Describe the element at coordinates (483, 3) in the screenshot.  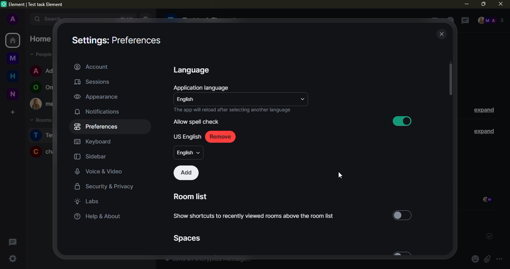
I see `maximize` at that location.